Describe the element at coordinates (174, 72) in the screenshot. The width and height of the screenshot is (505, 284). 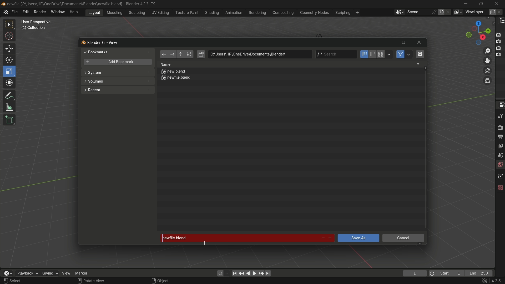
I see `new.blend file` at that location.